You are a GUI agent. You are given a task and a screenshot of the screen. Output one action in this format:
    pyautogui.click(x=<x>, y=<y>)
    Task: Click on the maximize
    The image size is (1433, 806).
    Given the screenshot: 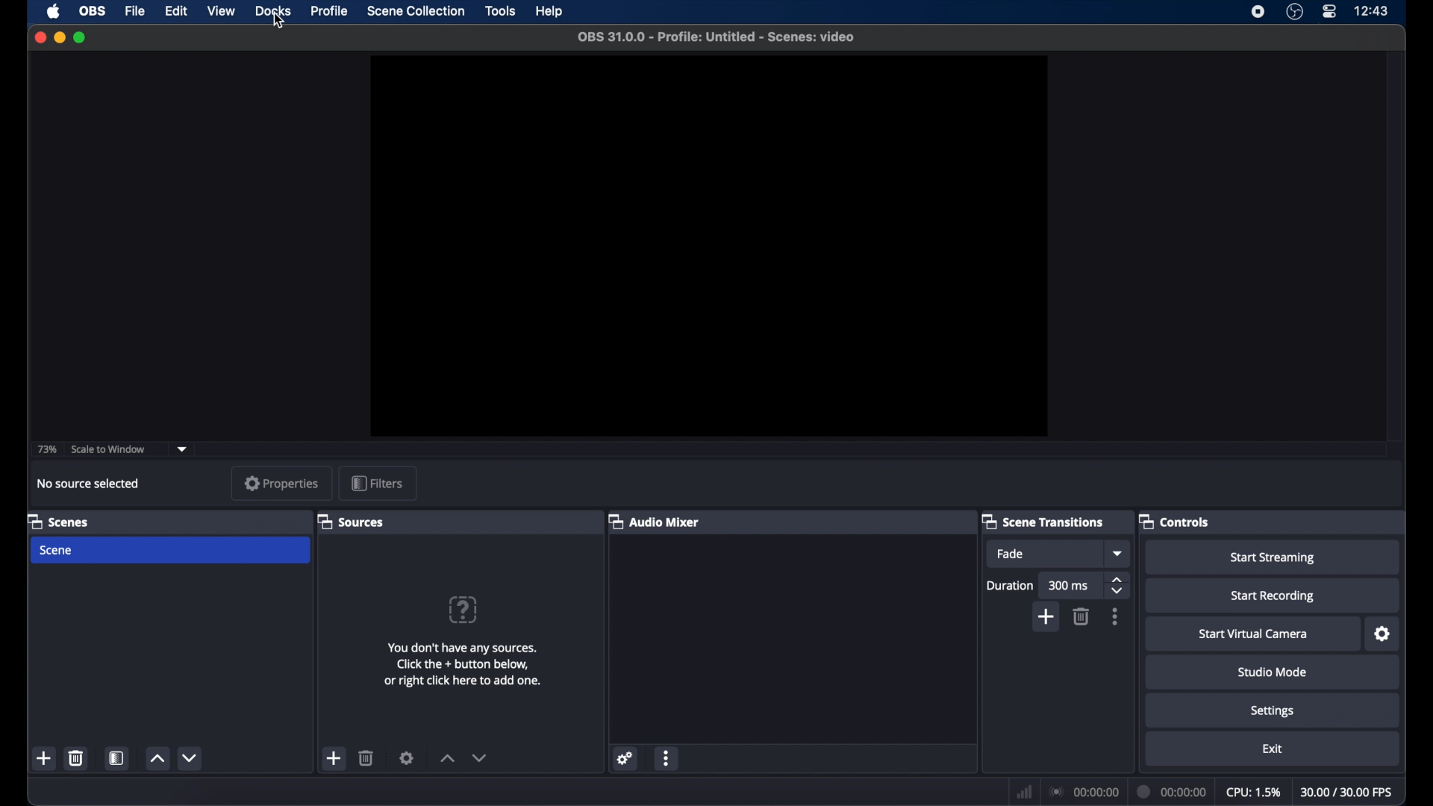 What is the action you would take?
    pyautogui.click(x=81, y=38)
    